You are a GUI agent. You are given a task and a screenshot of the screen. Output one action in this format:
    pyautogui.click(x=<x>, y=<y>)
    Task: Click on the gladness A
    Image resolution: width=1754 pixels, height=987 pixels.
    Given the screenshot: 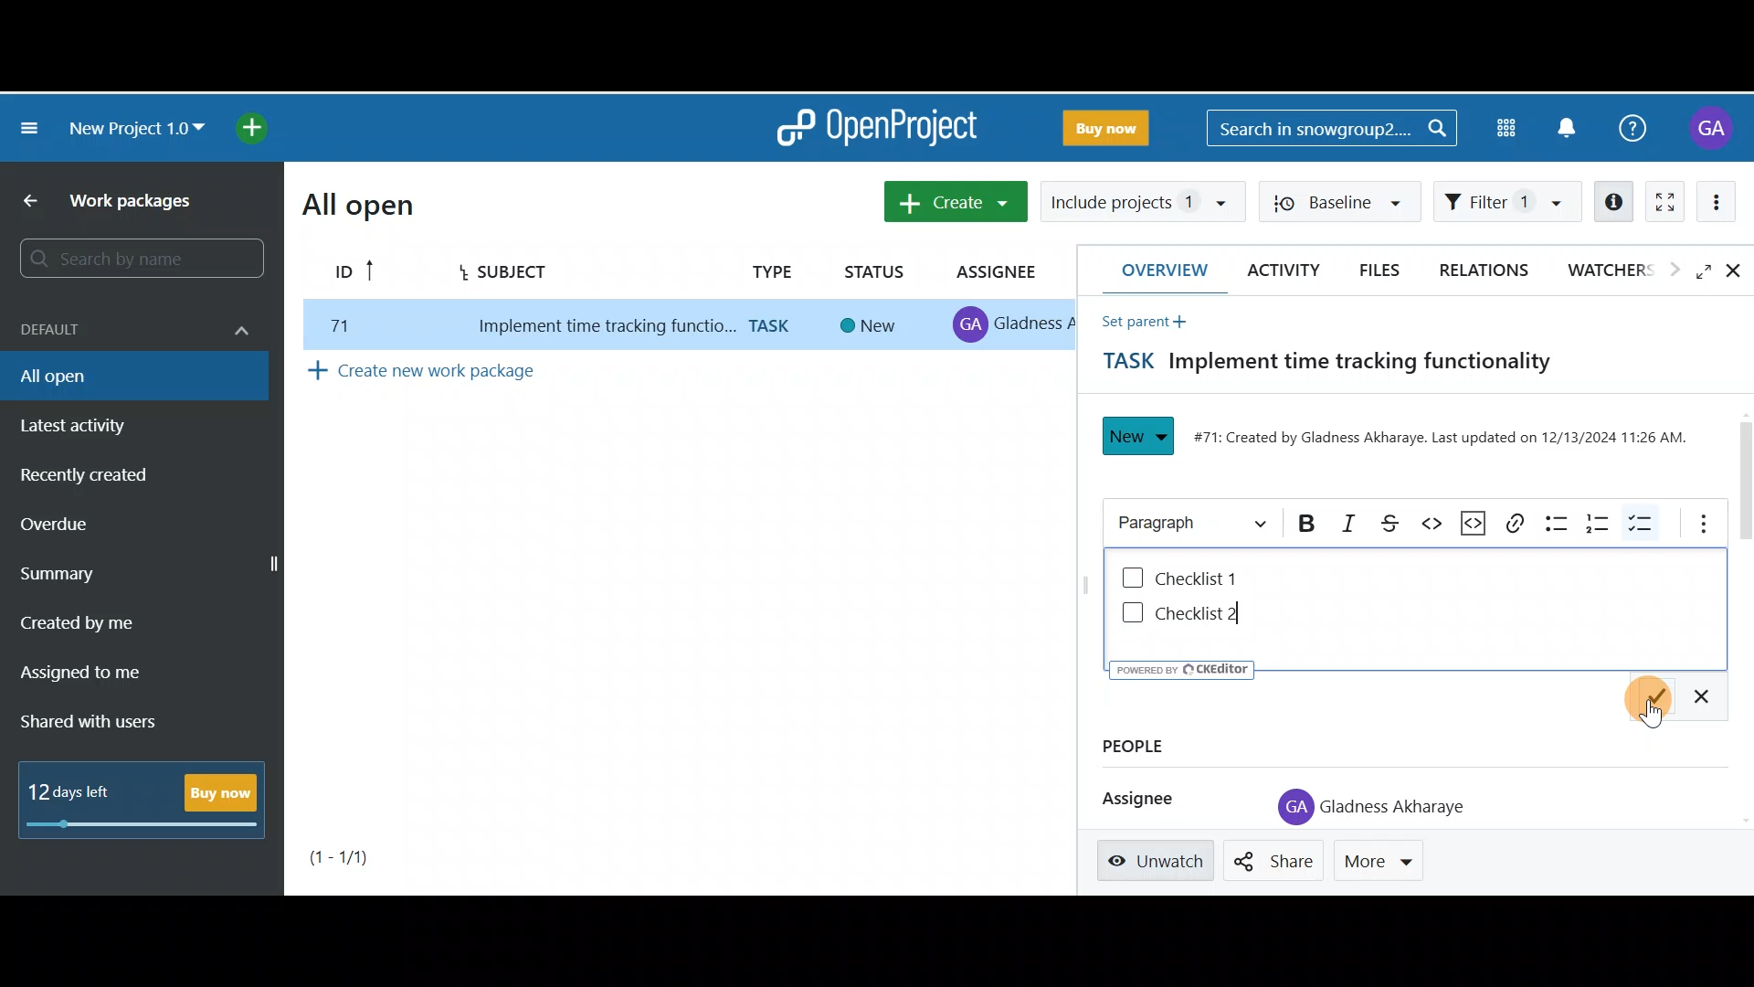 What is the action you would take?
    pyautogui.click(x=1036, y=323)
    